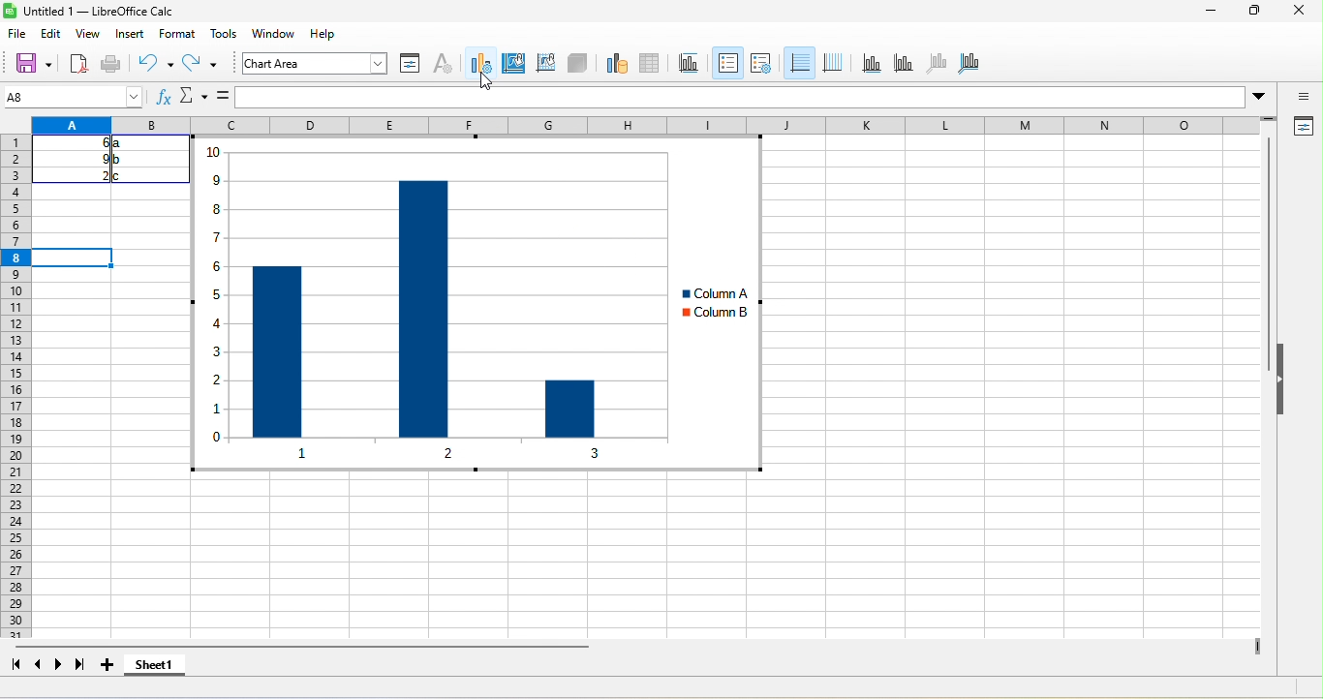 This screenshot has width=1323, height=699. I want to click on titles, so click(762, 64).